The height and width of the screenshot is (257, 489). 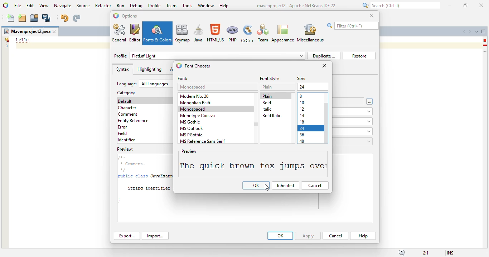 I want to click on current line, so click(x=485, y=51).